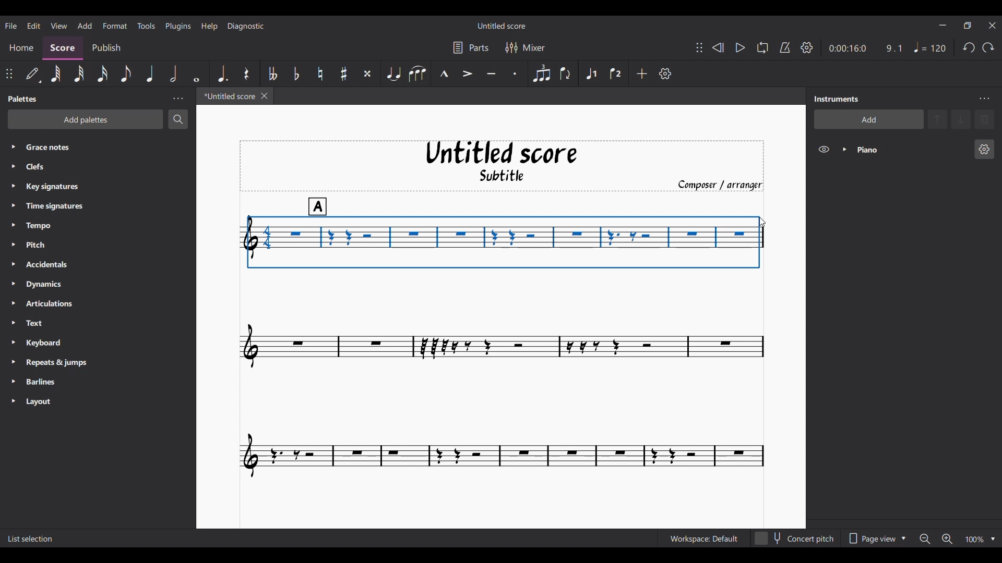 This screenshot has height=563, width=1002. I want to click on Key signatures., so click(61, 188).